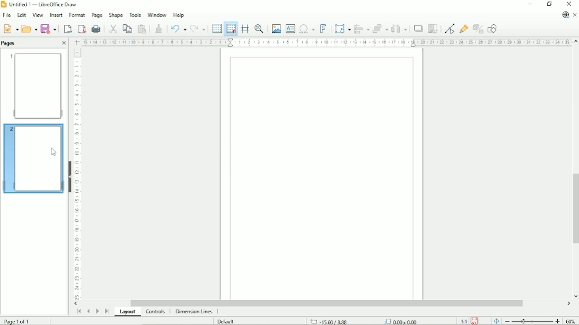  Describe the element at coordinates (17, 320) in the screenshot. I see `Page 1 of 1` at that location.